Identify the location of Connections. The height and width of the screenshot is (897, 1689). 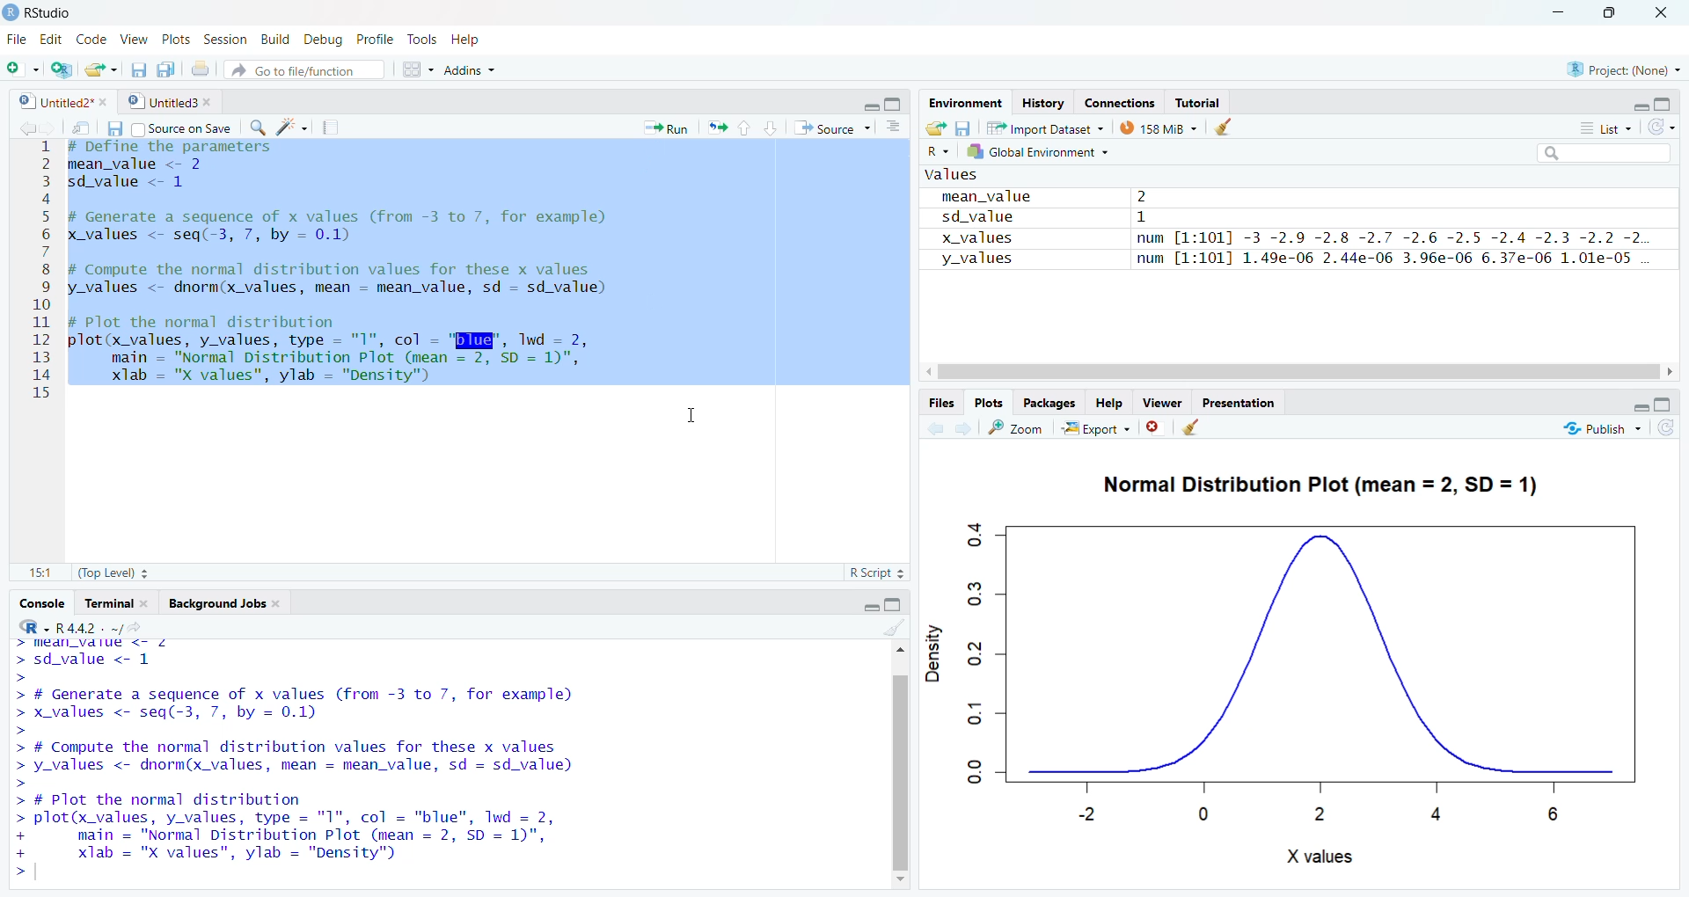
(1115, 101).